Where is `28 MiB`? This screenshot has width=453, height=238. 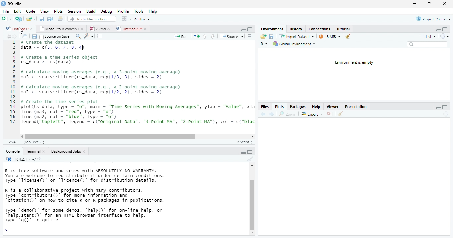
28 MiB is located at coordinates (329, 36).